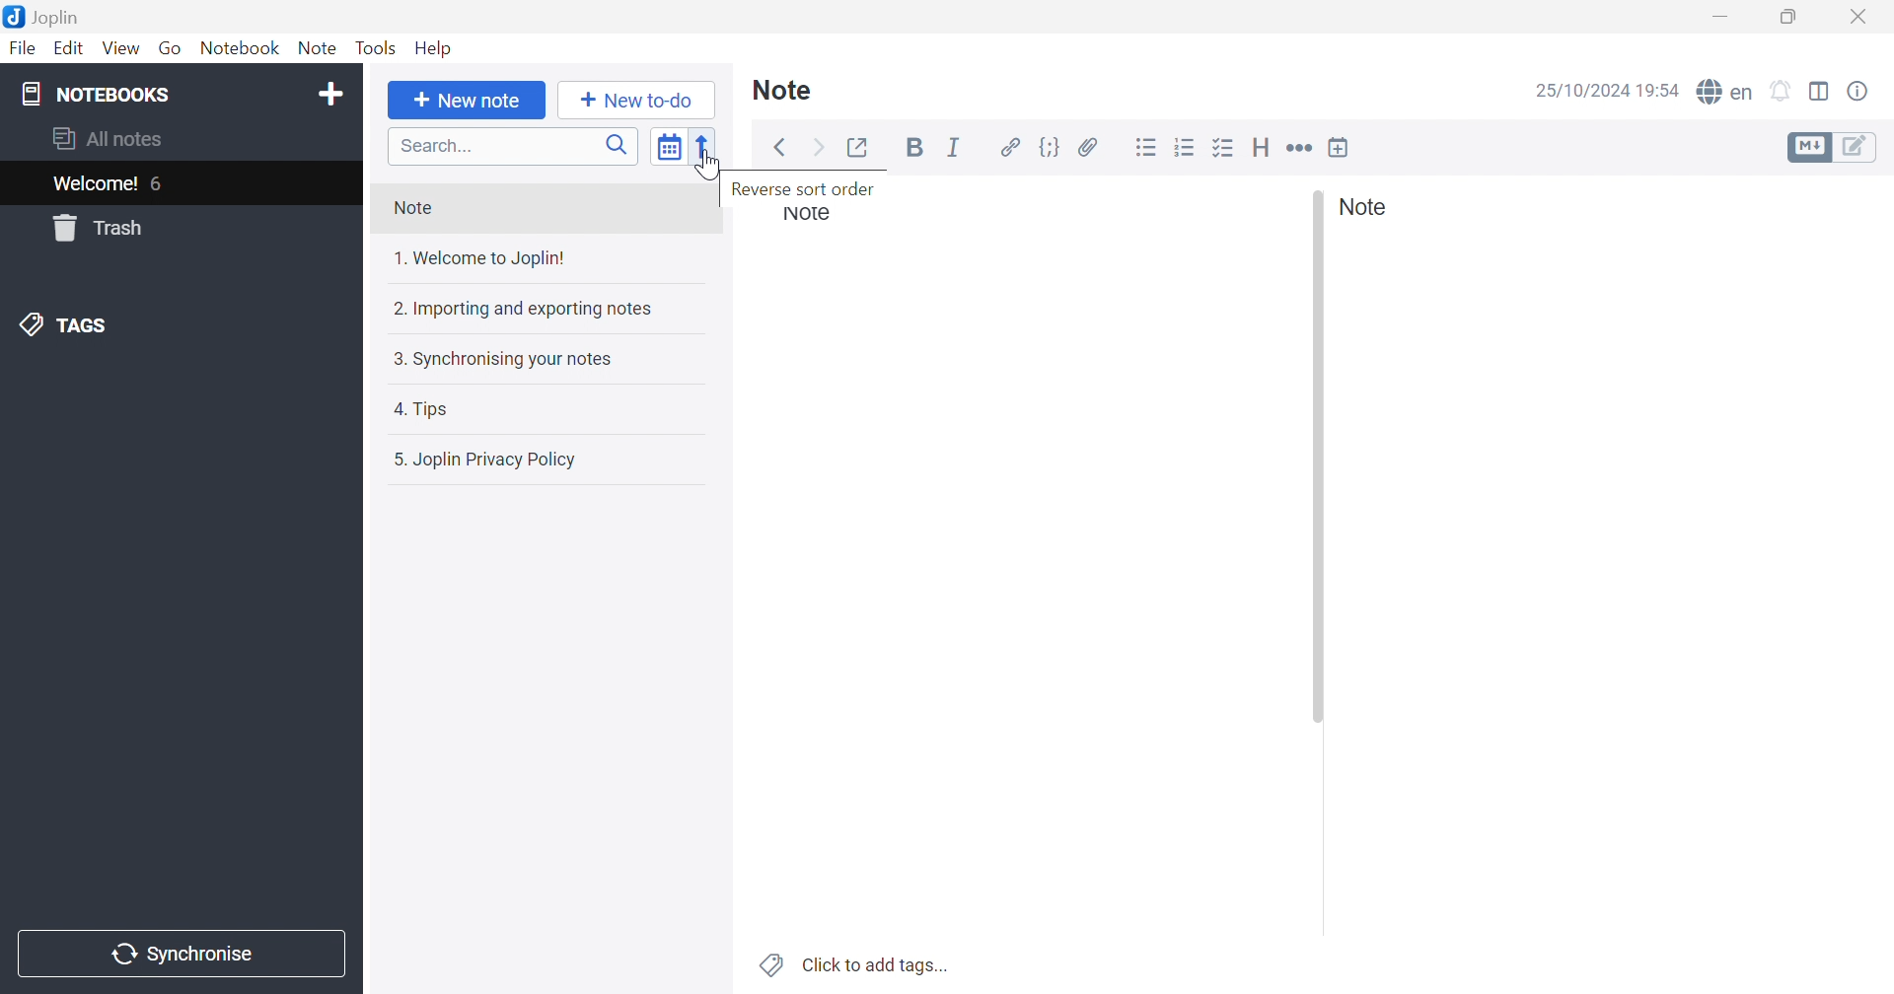 The height and width of the screenshot is (994, 1894). Describe the element at coordinates (1581, 92) in the screenshot. I see `25/10/2024` at that location.